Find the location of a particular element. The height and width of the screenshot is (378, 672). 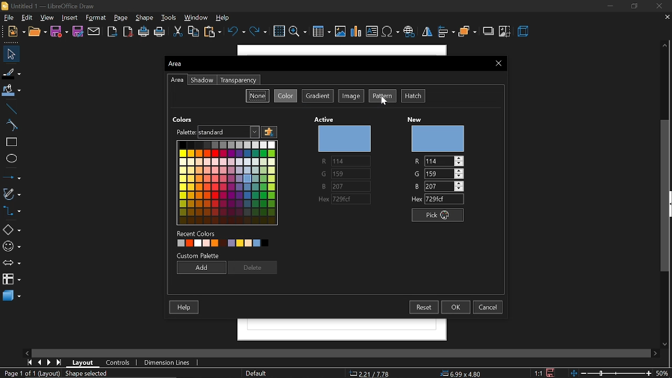

207 is located at coordinates (348, 186).